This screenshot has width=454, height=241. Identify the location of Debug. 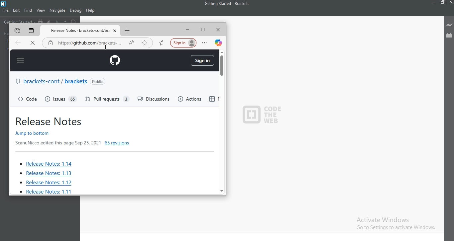
(76, 11).